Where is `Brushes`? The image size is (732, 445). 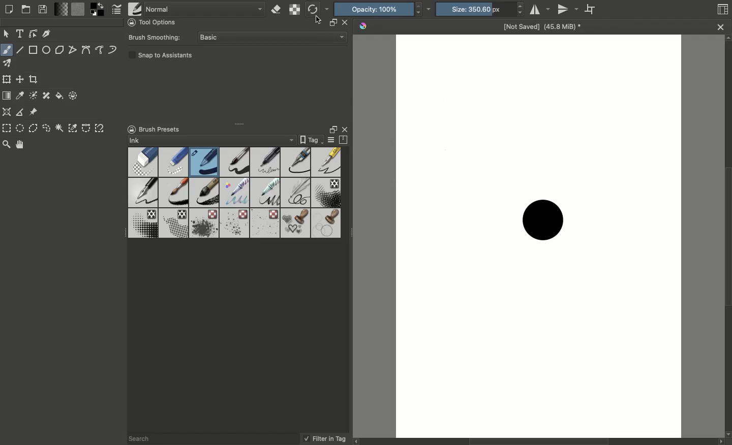 Brushes is located at coordinates (235, 193).